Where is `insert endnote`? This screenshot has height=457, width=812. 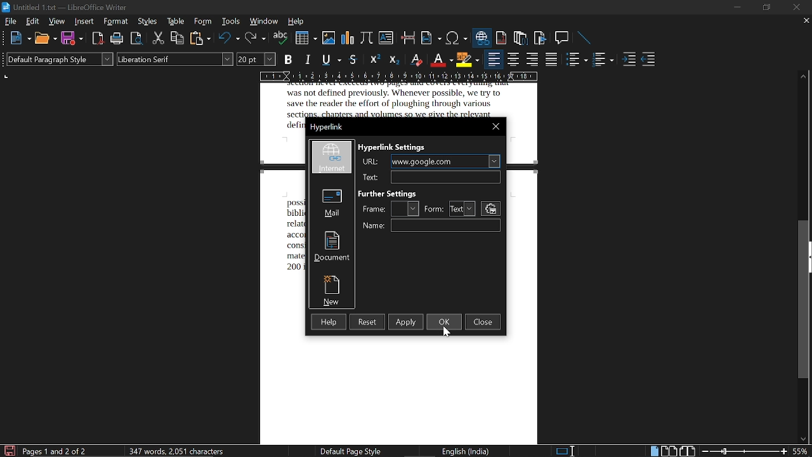
insert endnote is located at coordinates (521, 39).